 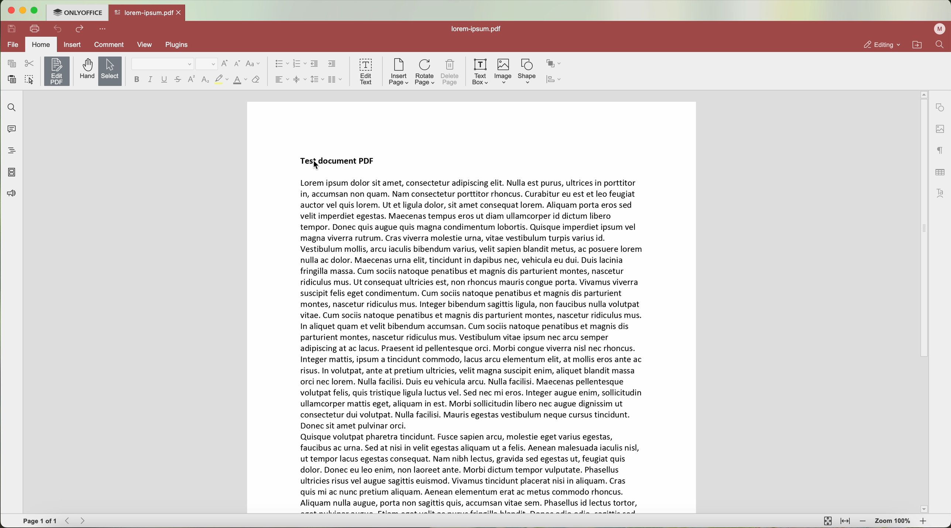 What do you see at coordinates (11, 106) in the screenshot?
I see `find` at bounding box center [11, 106].